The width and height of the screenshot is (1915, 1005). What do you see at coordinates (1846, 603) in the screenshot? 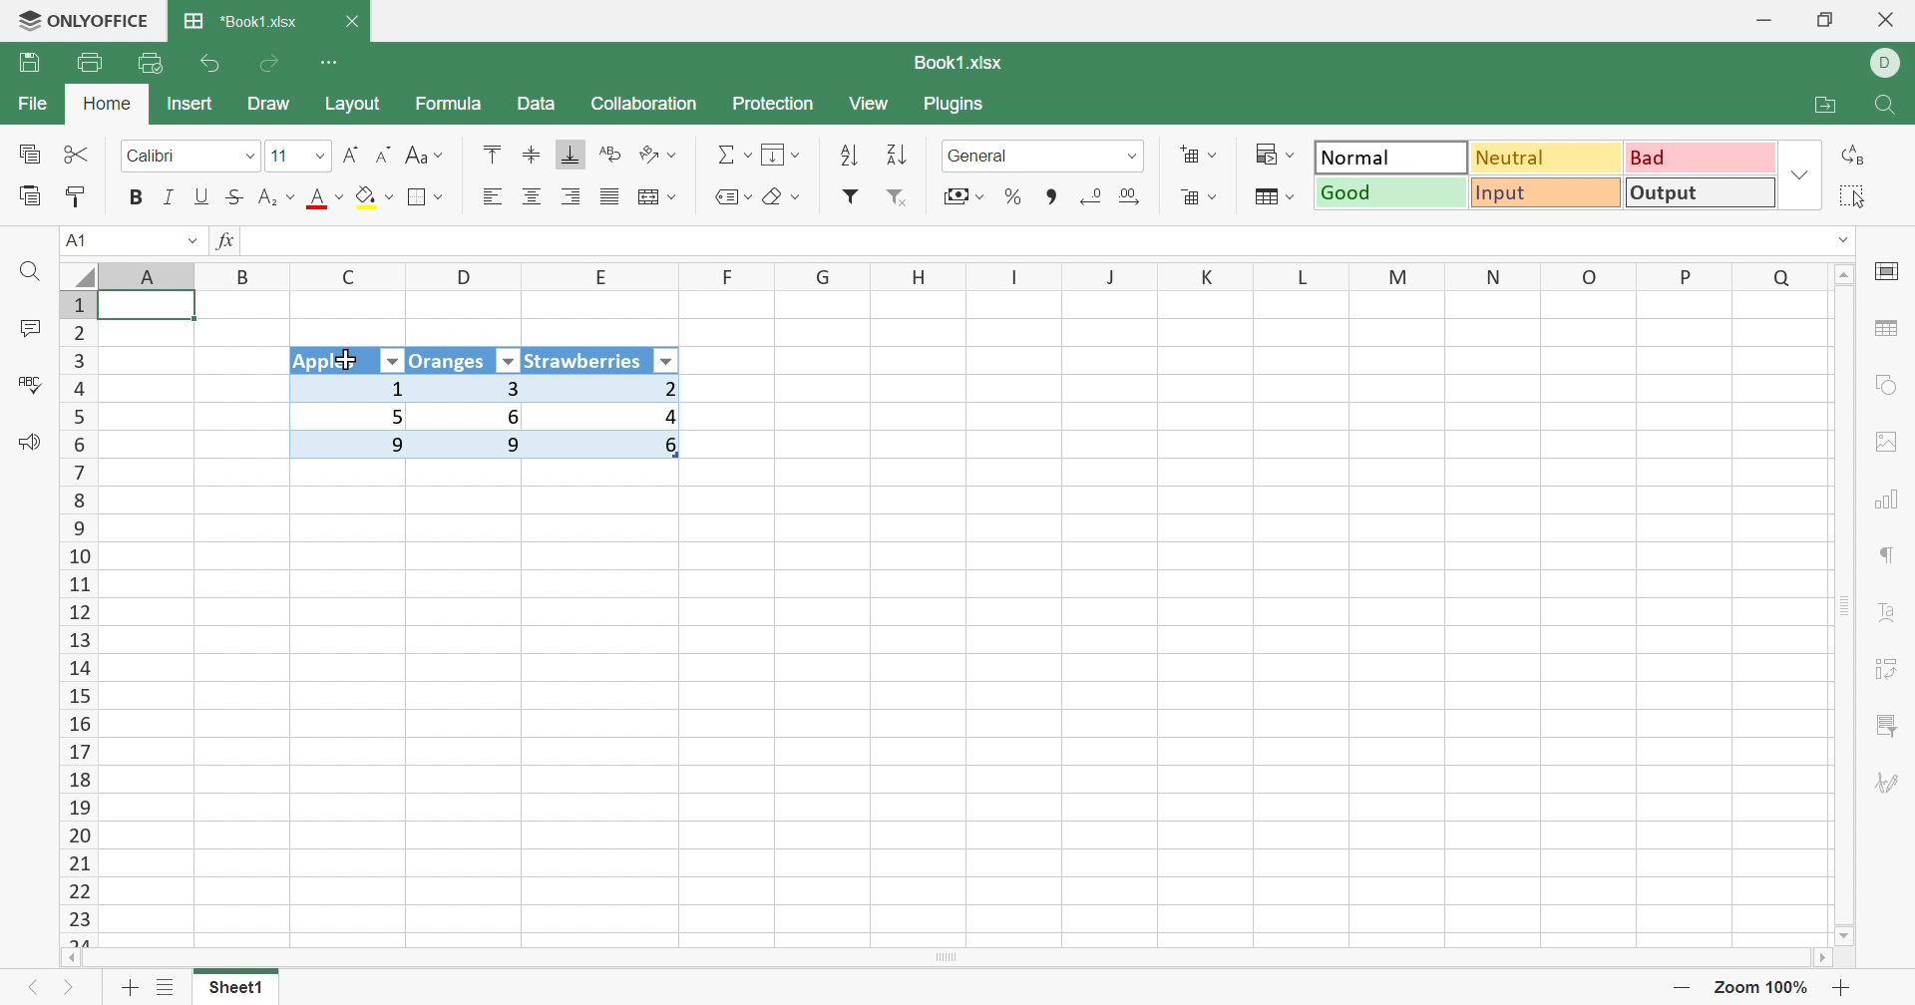
I see `Scroll Bar` at bounding box center [1846, 603].